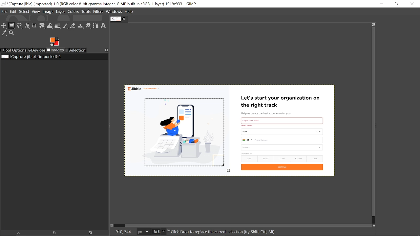 This screenshot has height=236, width=420. What do you see at coordinates (16, 233) in the screenshot?
I see `Raise display for this image` at bounding box center [16, 233].